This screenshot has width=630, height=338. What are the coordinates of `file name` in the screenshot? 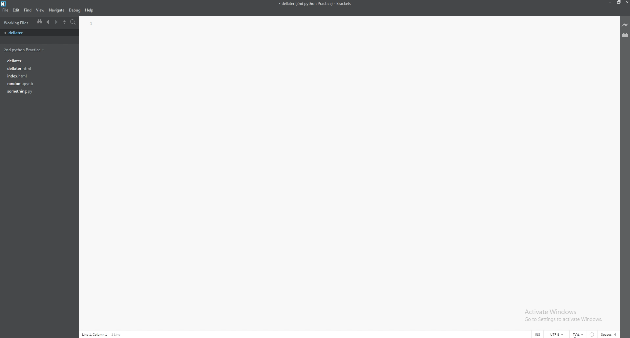 It's located at (315, 4).